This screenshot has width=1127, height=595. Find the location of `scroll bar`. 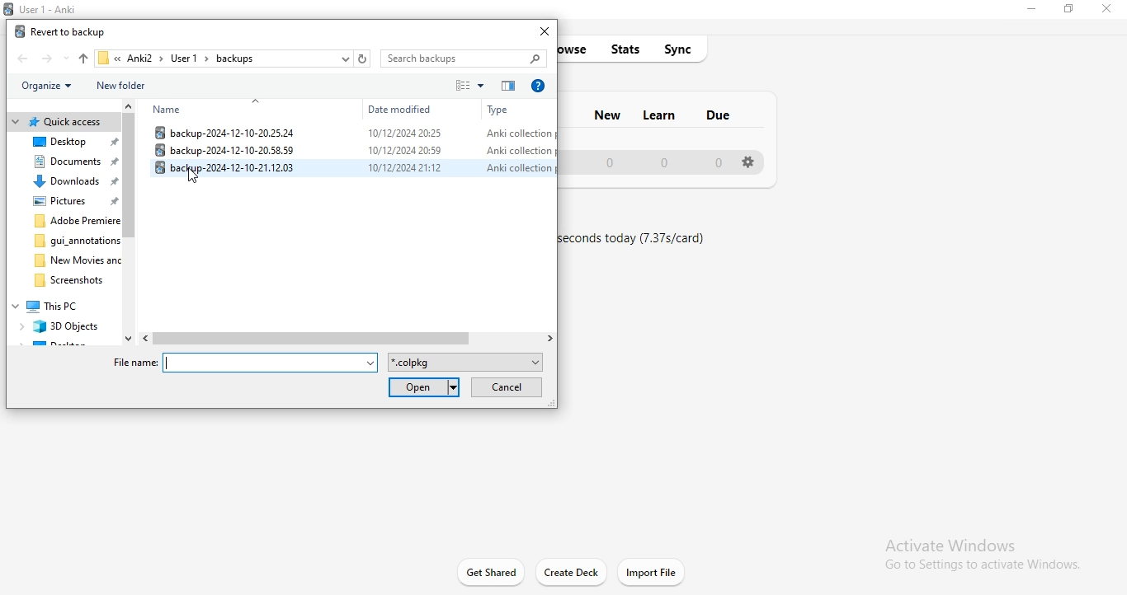

scroll bar is located at coordinates (130, 223).